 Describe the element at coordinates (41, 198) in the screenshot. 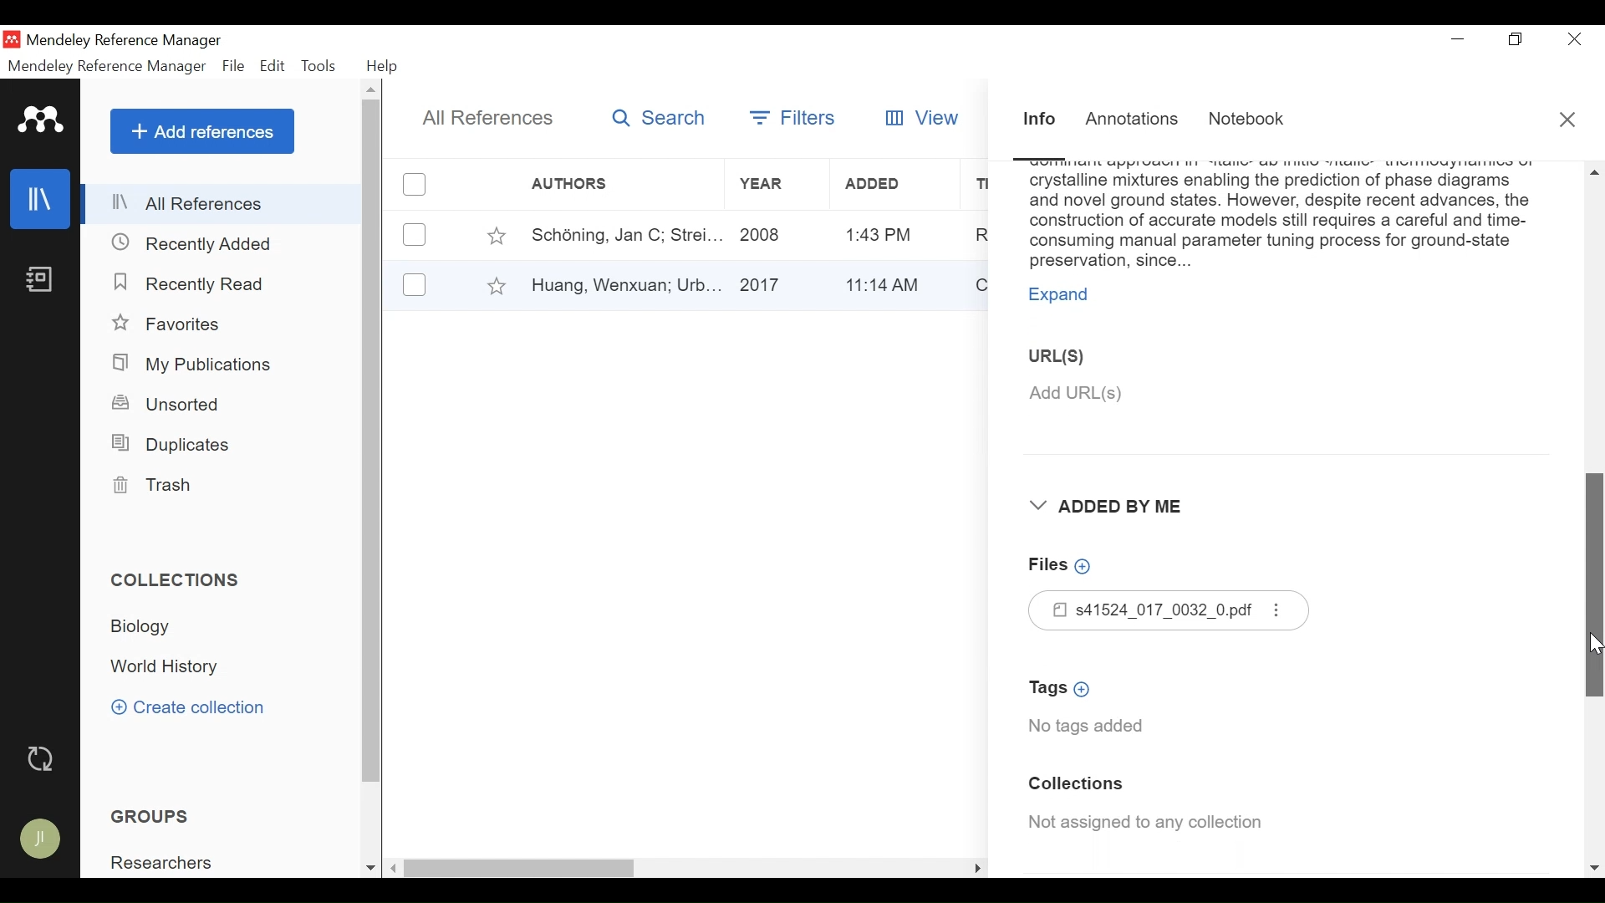

I see `Library` at that location.